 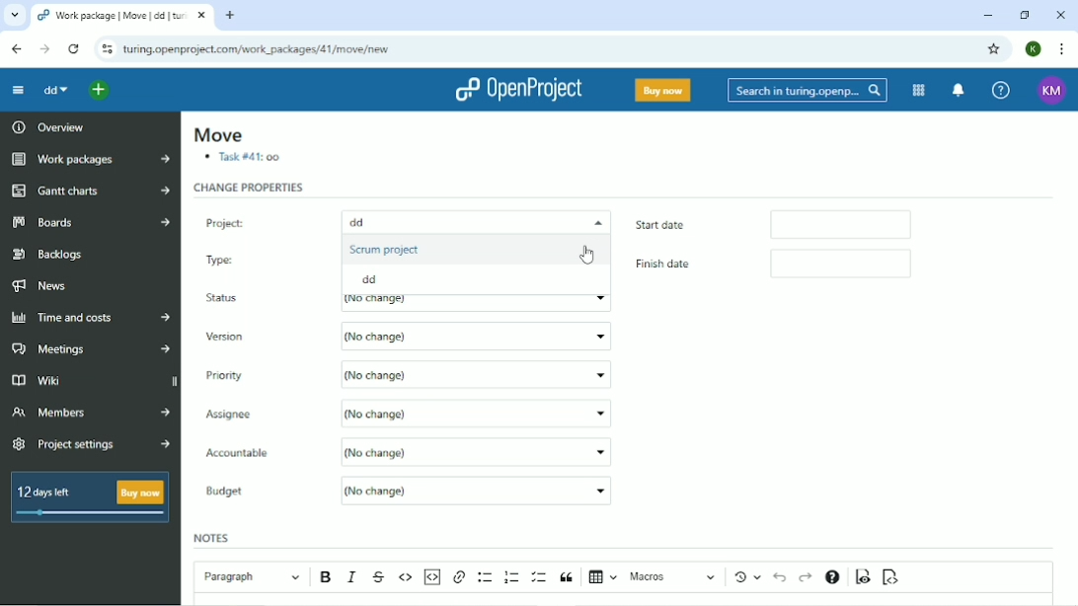 I want to click on Project settings, so click(x=91, y=445).